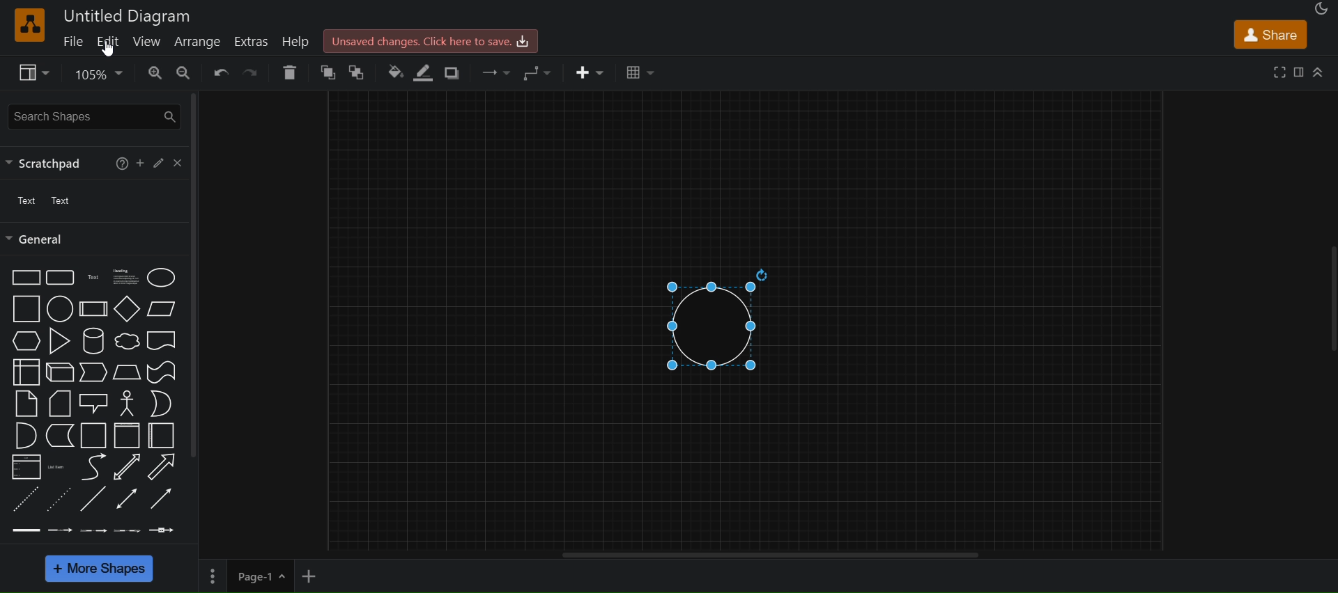 The height and width of the screenshot is (593, 1338). Describe the element at coordinates (769, 555) in the screenshot. I see `horizontal scroll bar` at that location.